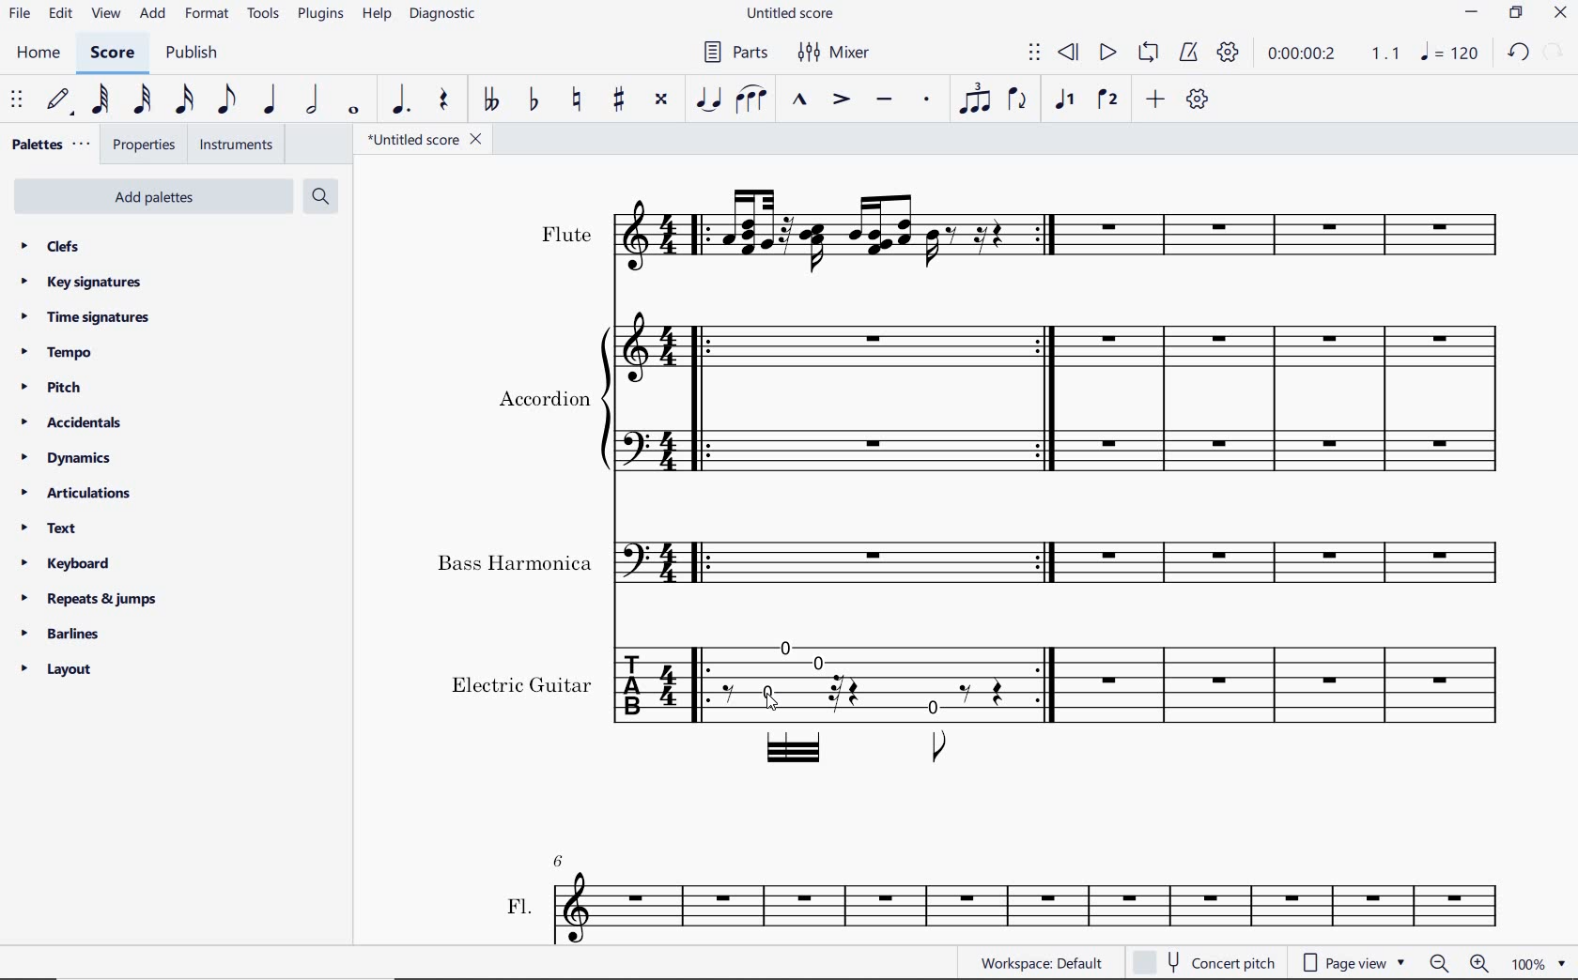 The image size is (1578, 980). Describe the element at coordinates (927, 100) in the screenshot. I see `staccato` at that location.